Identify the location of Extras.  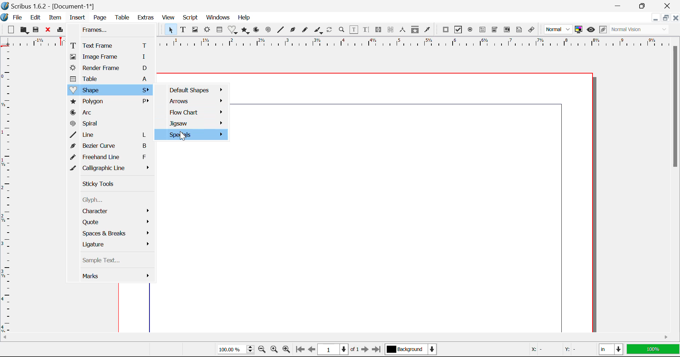
(147, 18).